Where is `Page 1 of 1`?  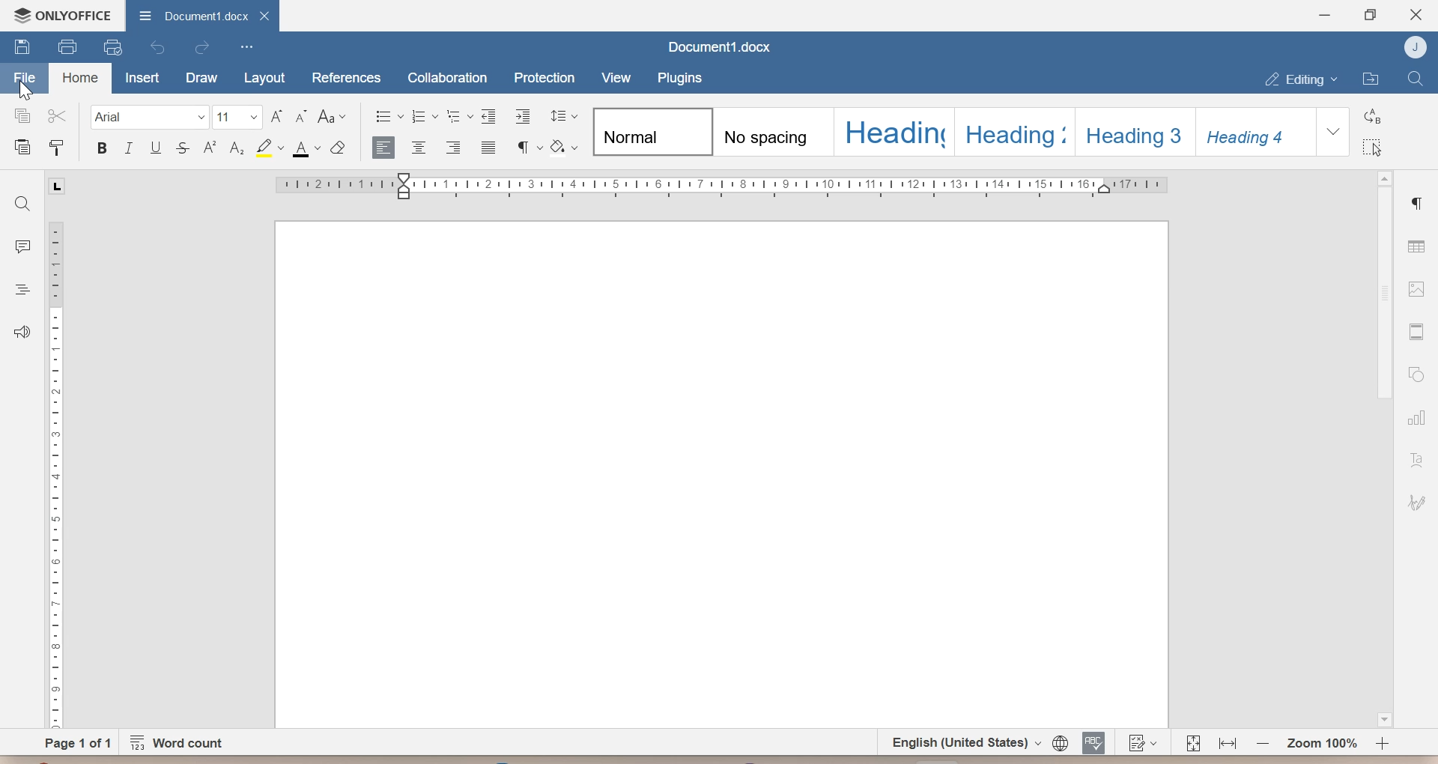
Page 1 of 1 is located at coordinates (79, 742).